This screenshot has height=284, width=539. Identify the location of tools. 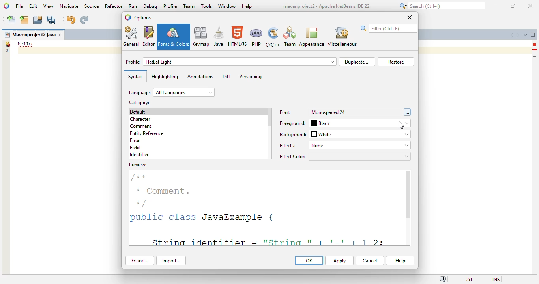
(206, 6).